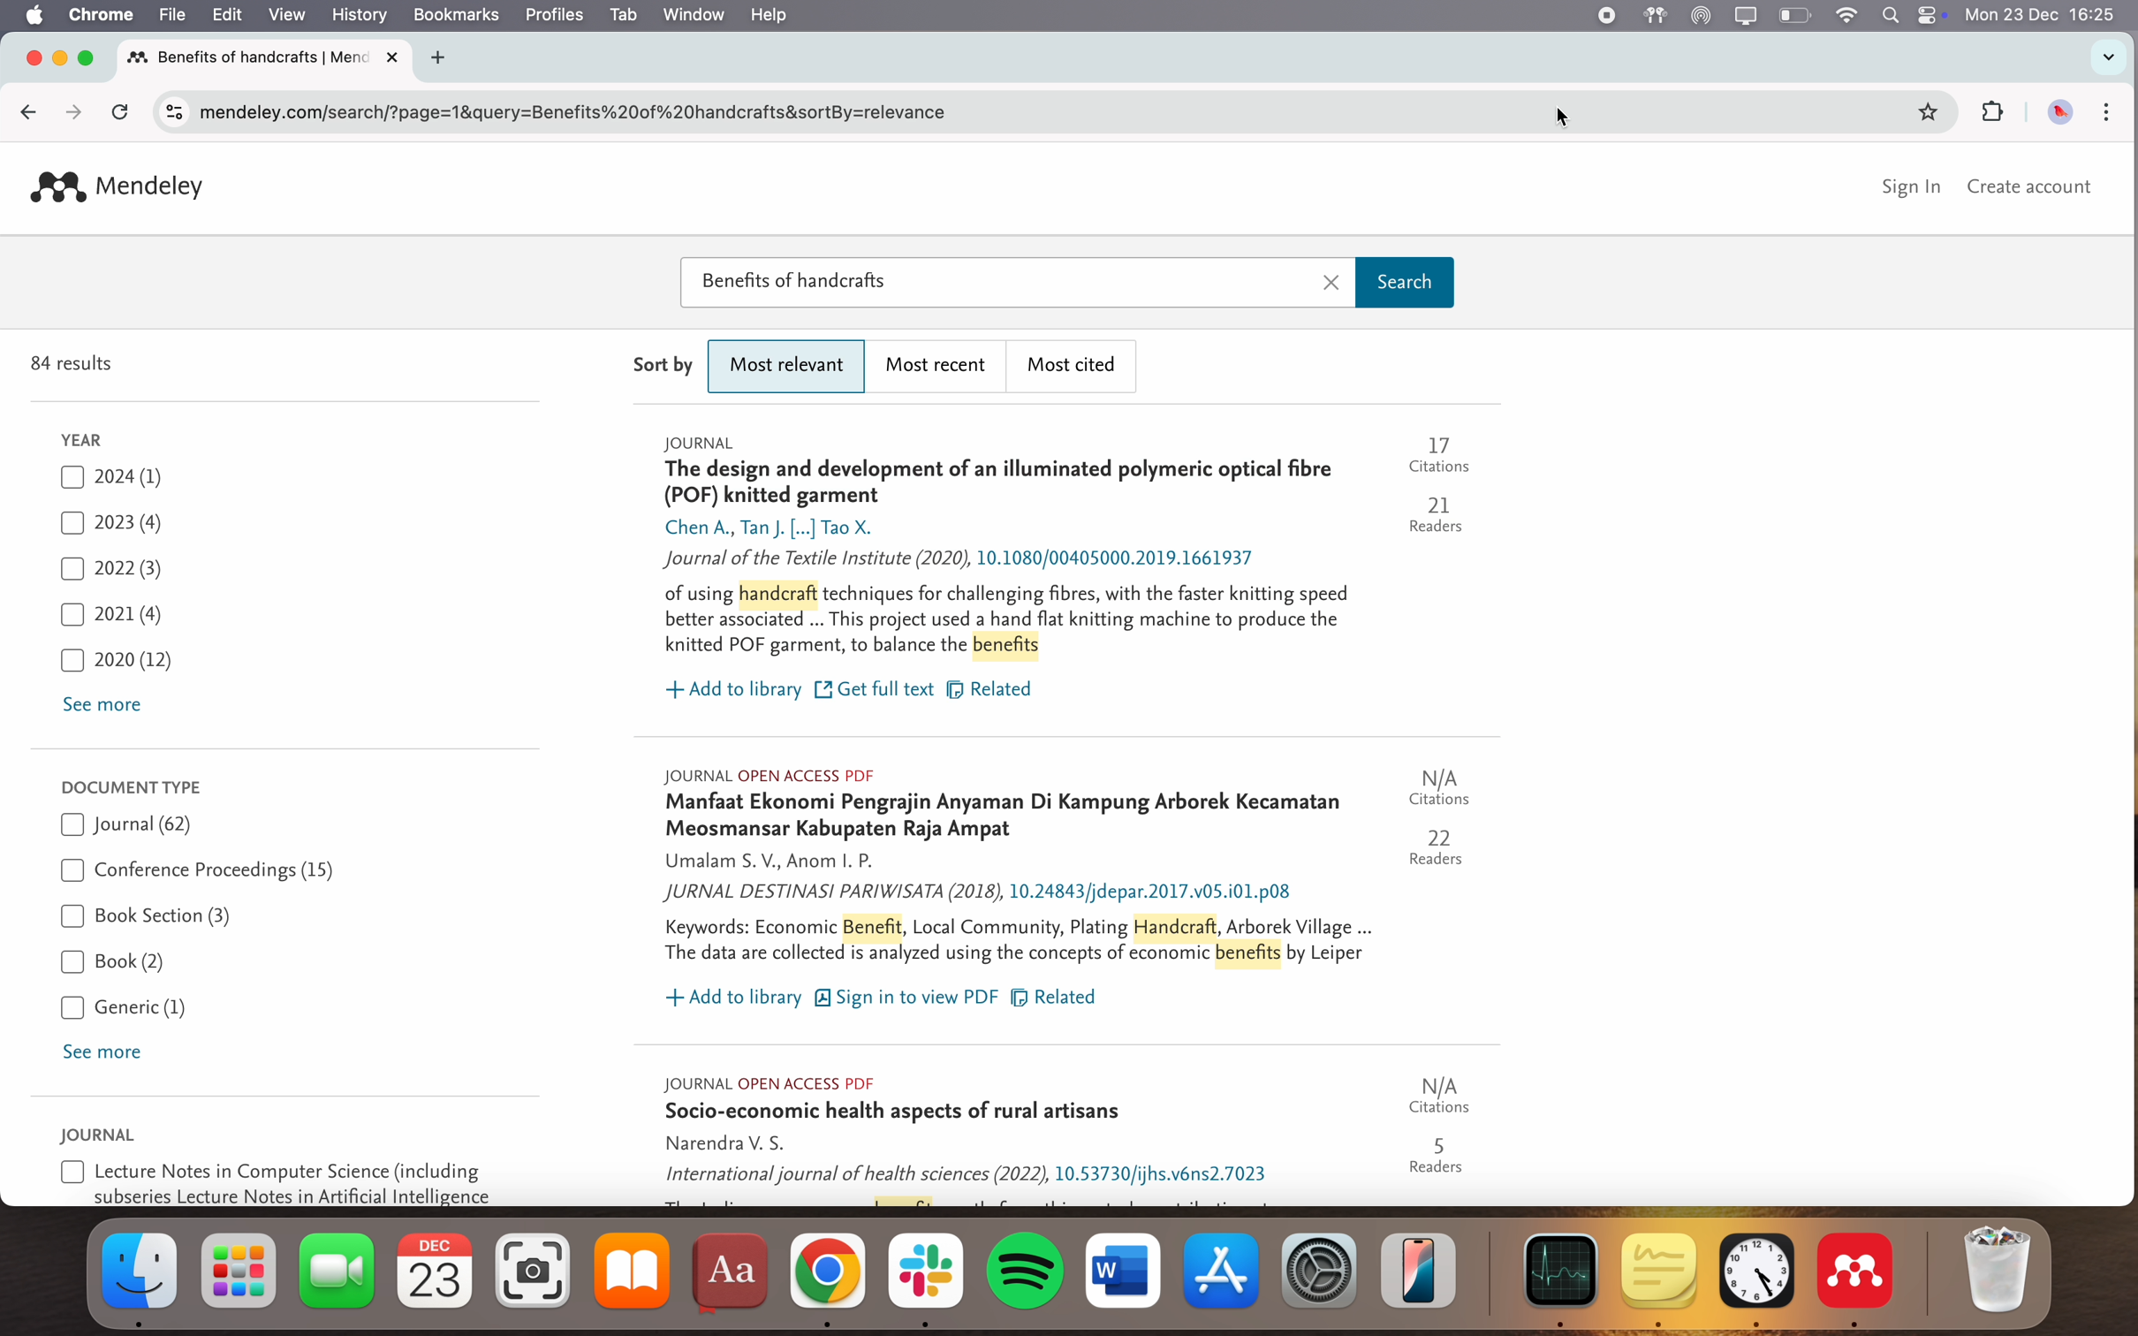 Image resolution: width=2138 pixels, height=1336 pixels. I want to click on article, so click(1065, 891).